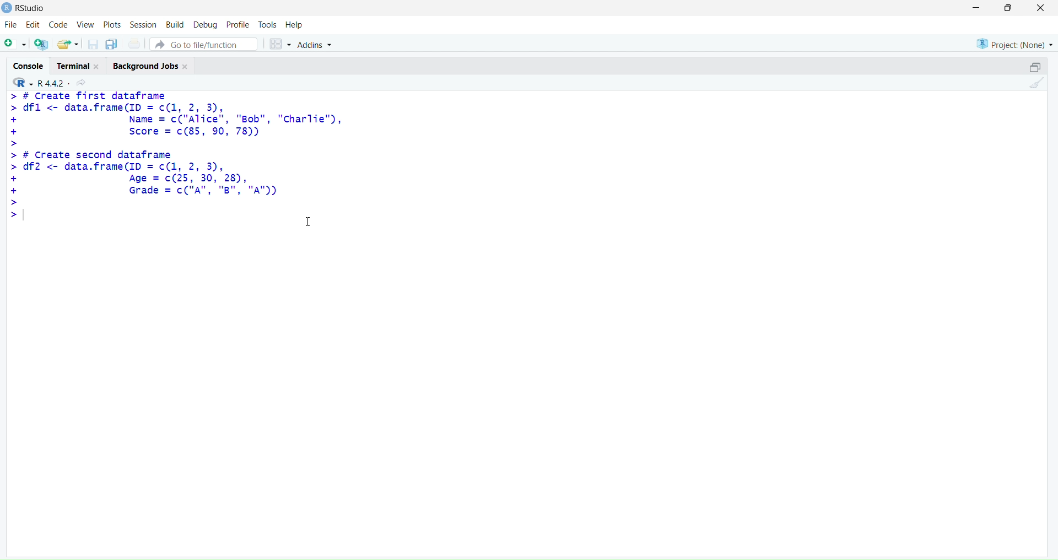  Describe the element at coordinates (31, 8) in the screenshot. I see `RStudio` at that location.